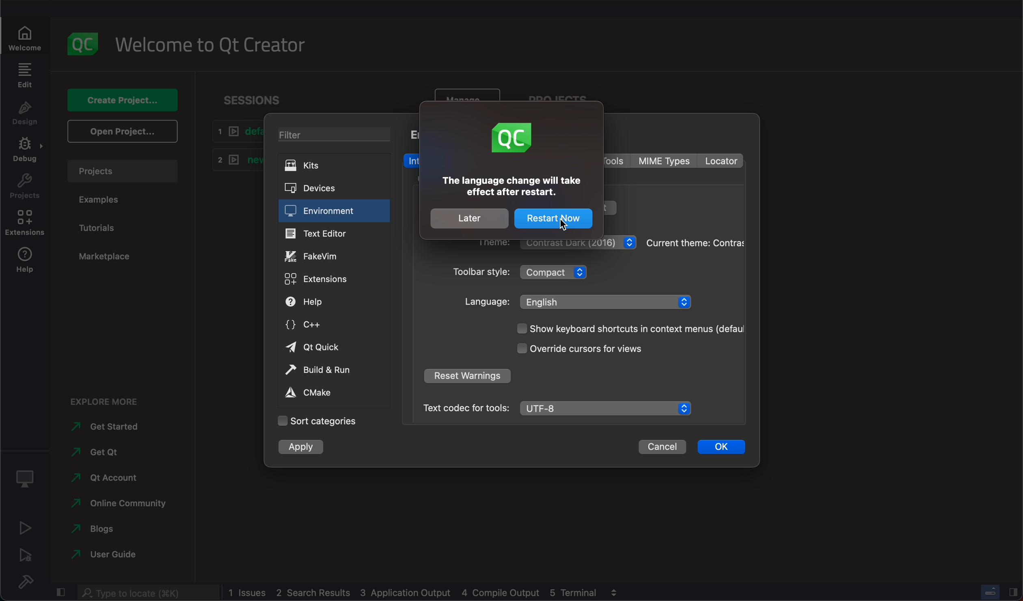 Image resolution: width=1023 pixels, height=601 pixels. Describe the element at coordinates (467, 376) in the screenshot. I see `reser` at that location.